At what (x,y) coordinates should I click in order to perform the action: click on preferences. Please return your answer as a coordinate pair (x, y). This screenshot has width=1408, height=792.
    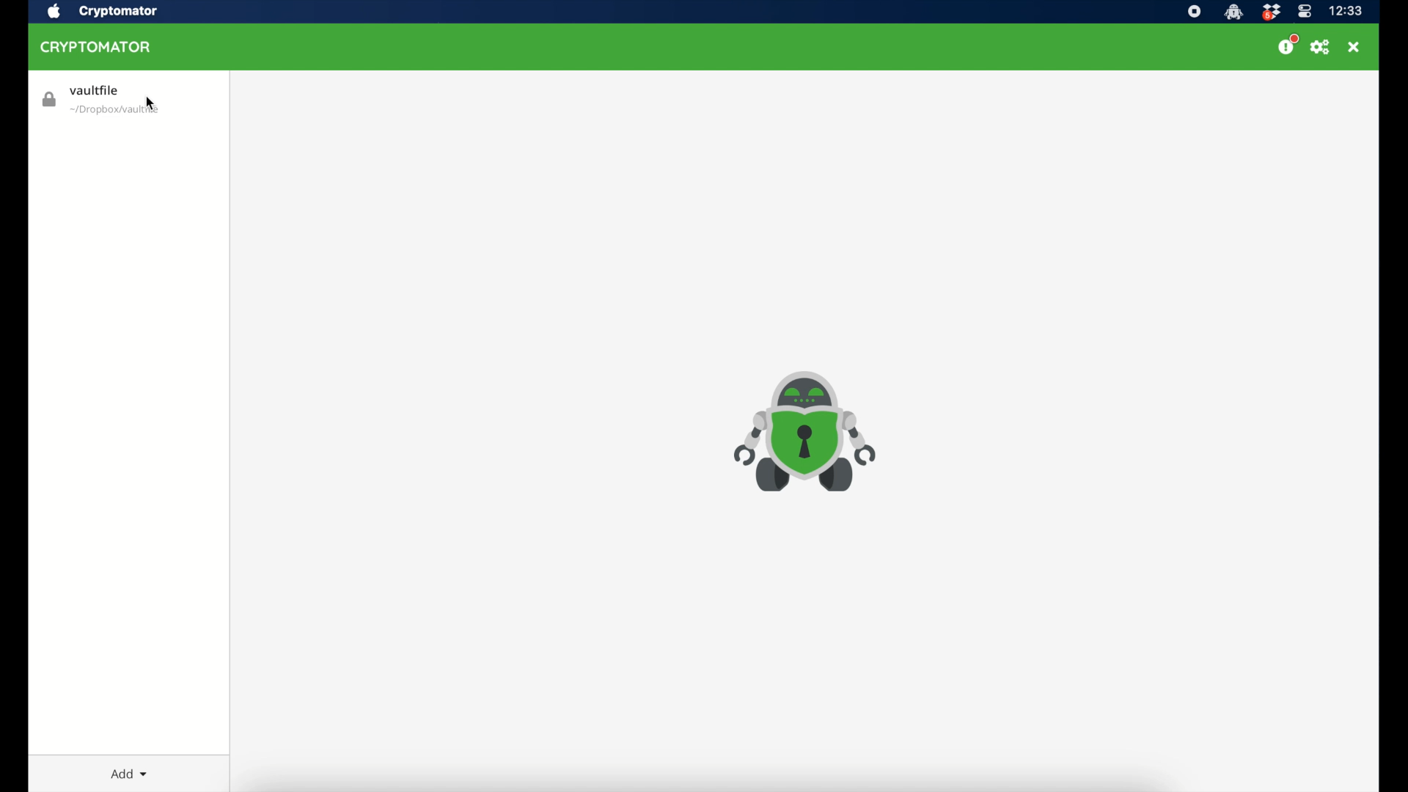
    Looking at the image, I should click on (1321, 48).